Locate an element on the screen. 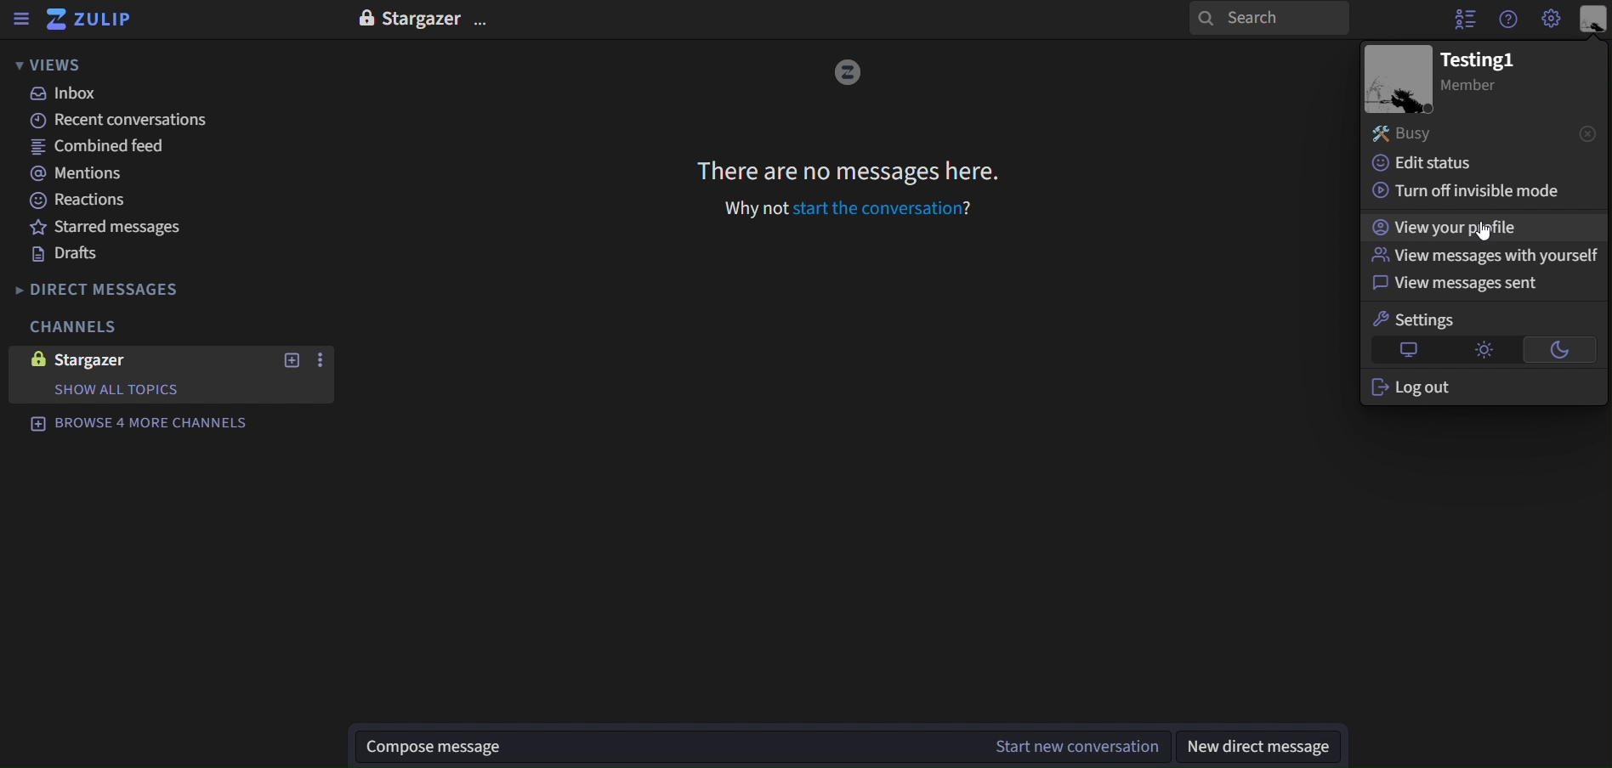 Image resolution: width=1612 pixels, height=768 pixels. view your profile is located at coordinates (1468, 227).